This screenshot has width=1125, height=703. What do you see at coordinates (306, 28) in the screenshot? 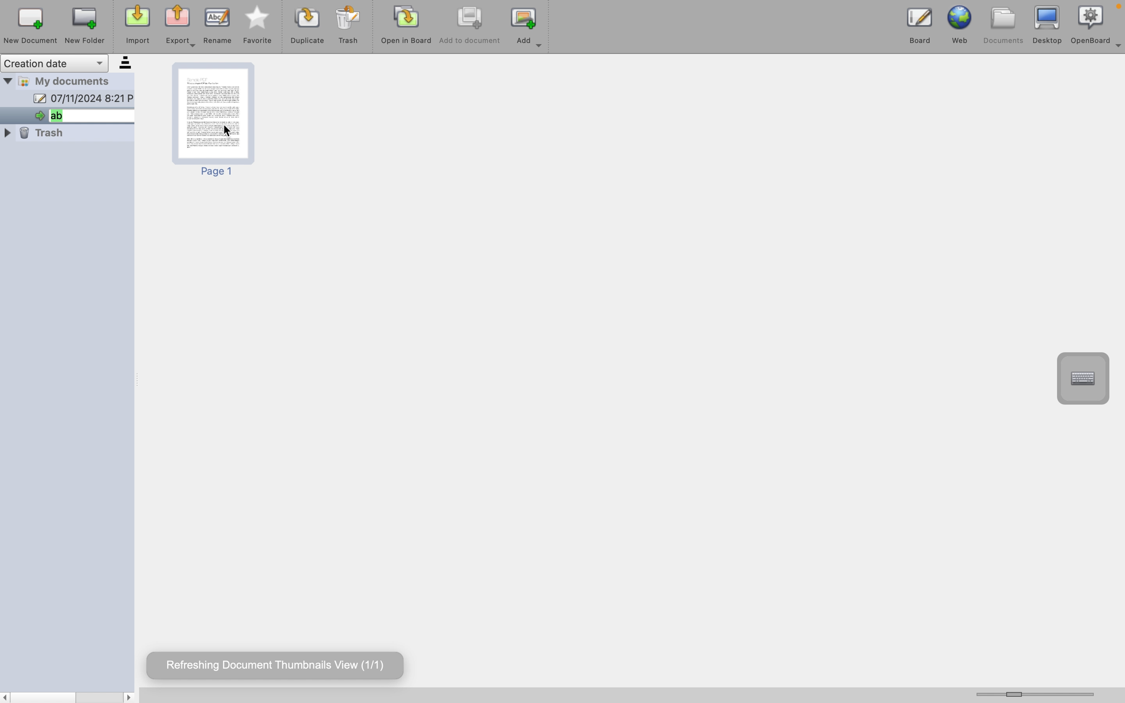
I see `duplicat` at bounding box center [306, 28].